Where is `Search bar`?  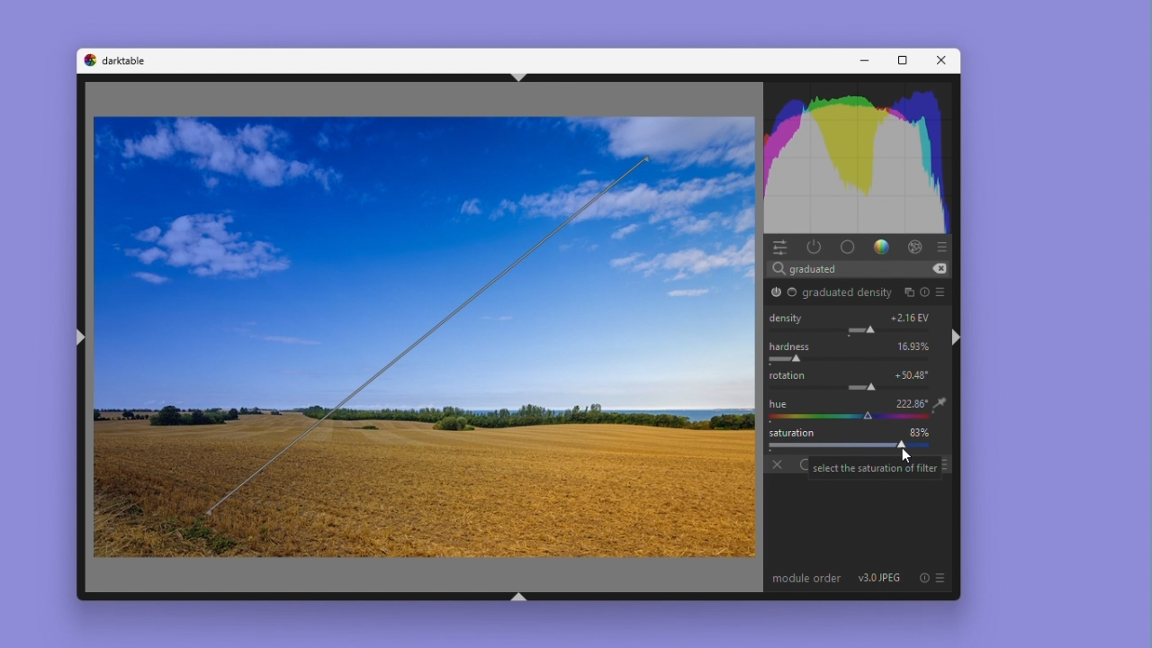 Search bar is located at coordinates (862, 267).